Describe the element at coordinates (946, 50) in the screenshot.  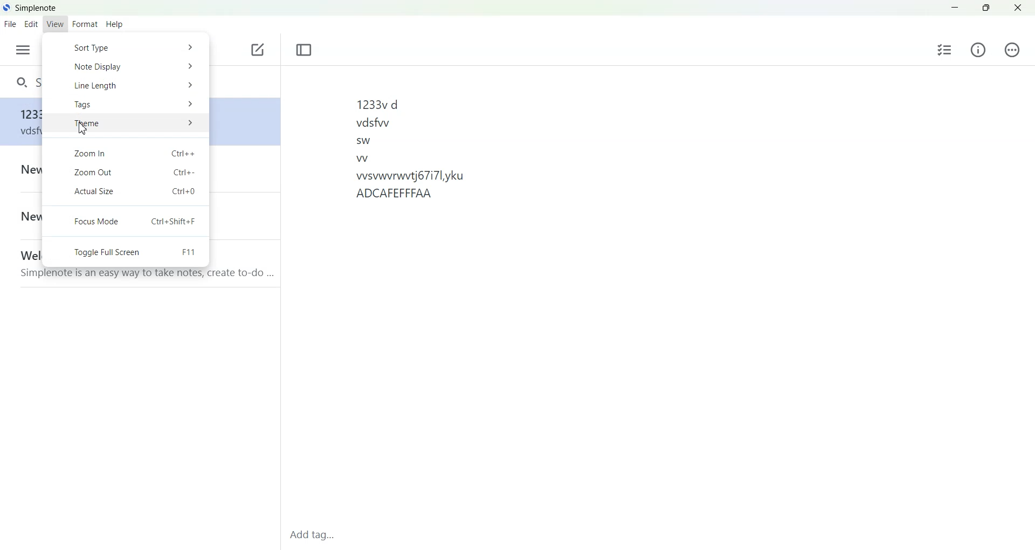
I see `Insert checklist` at that location.